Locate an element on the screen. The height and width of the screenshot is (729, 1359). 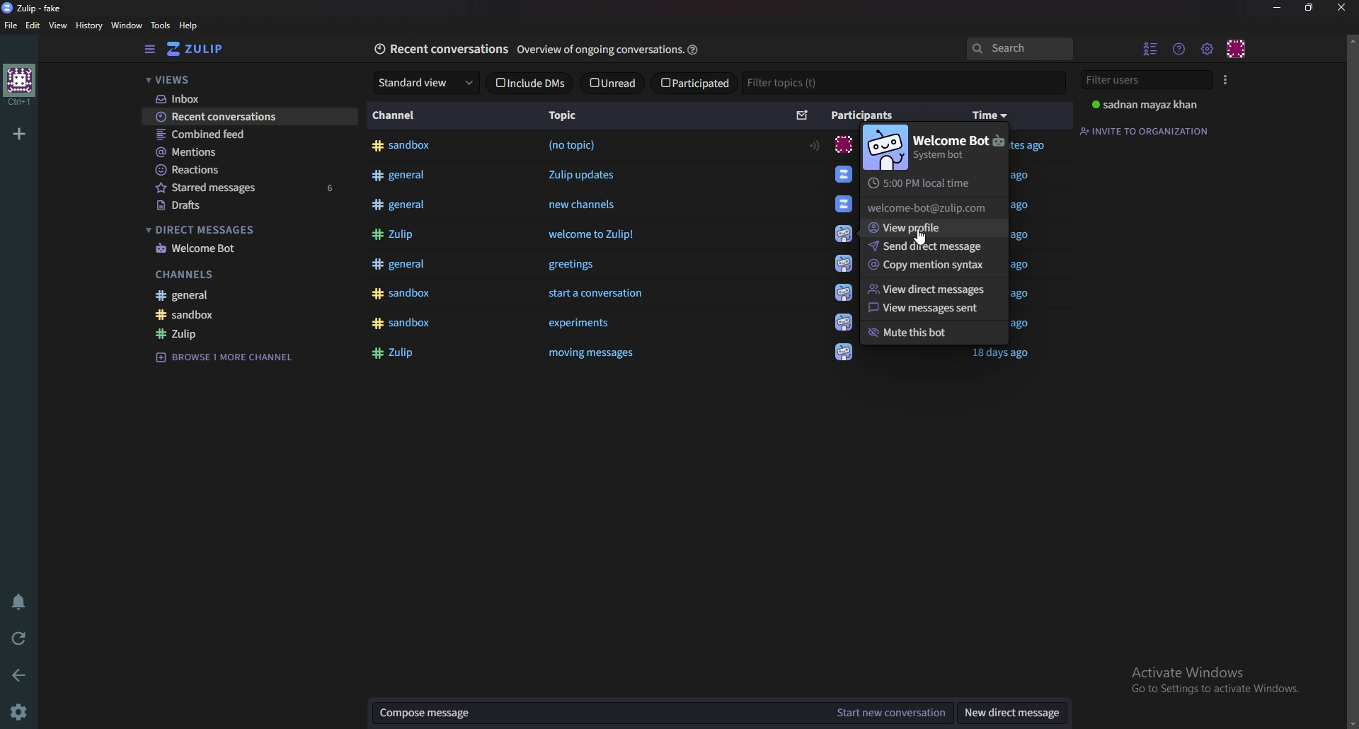
Welcome bot profile image is located at coordinates (885, 149).